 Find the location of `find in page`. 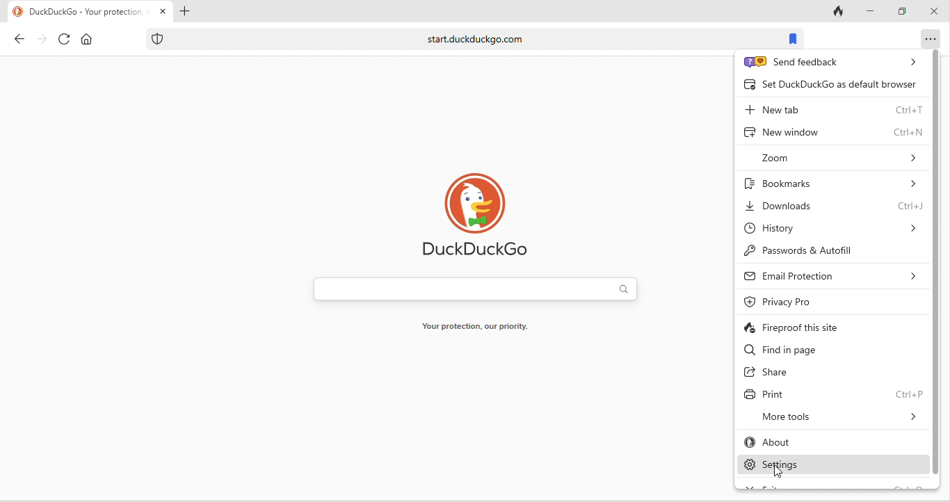

find in page is located at coordinates (809, 350).